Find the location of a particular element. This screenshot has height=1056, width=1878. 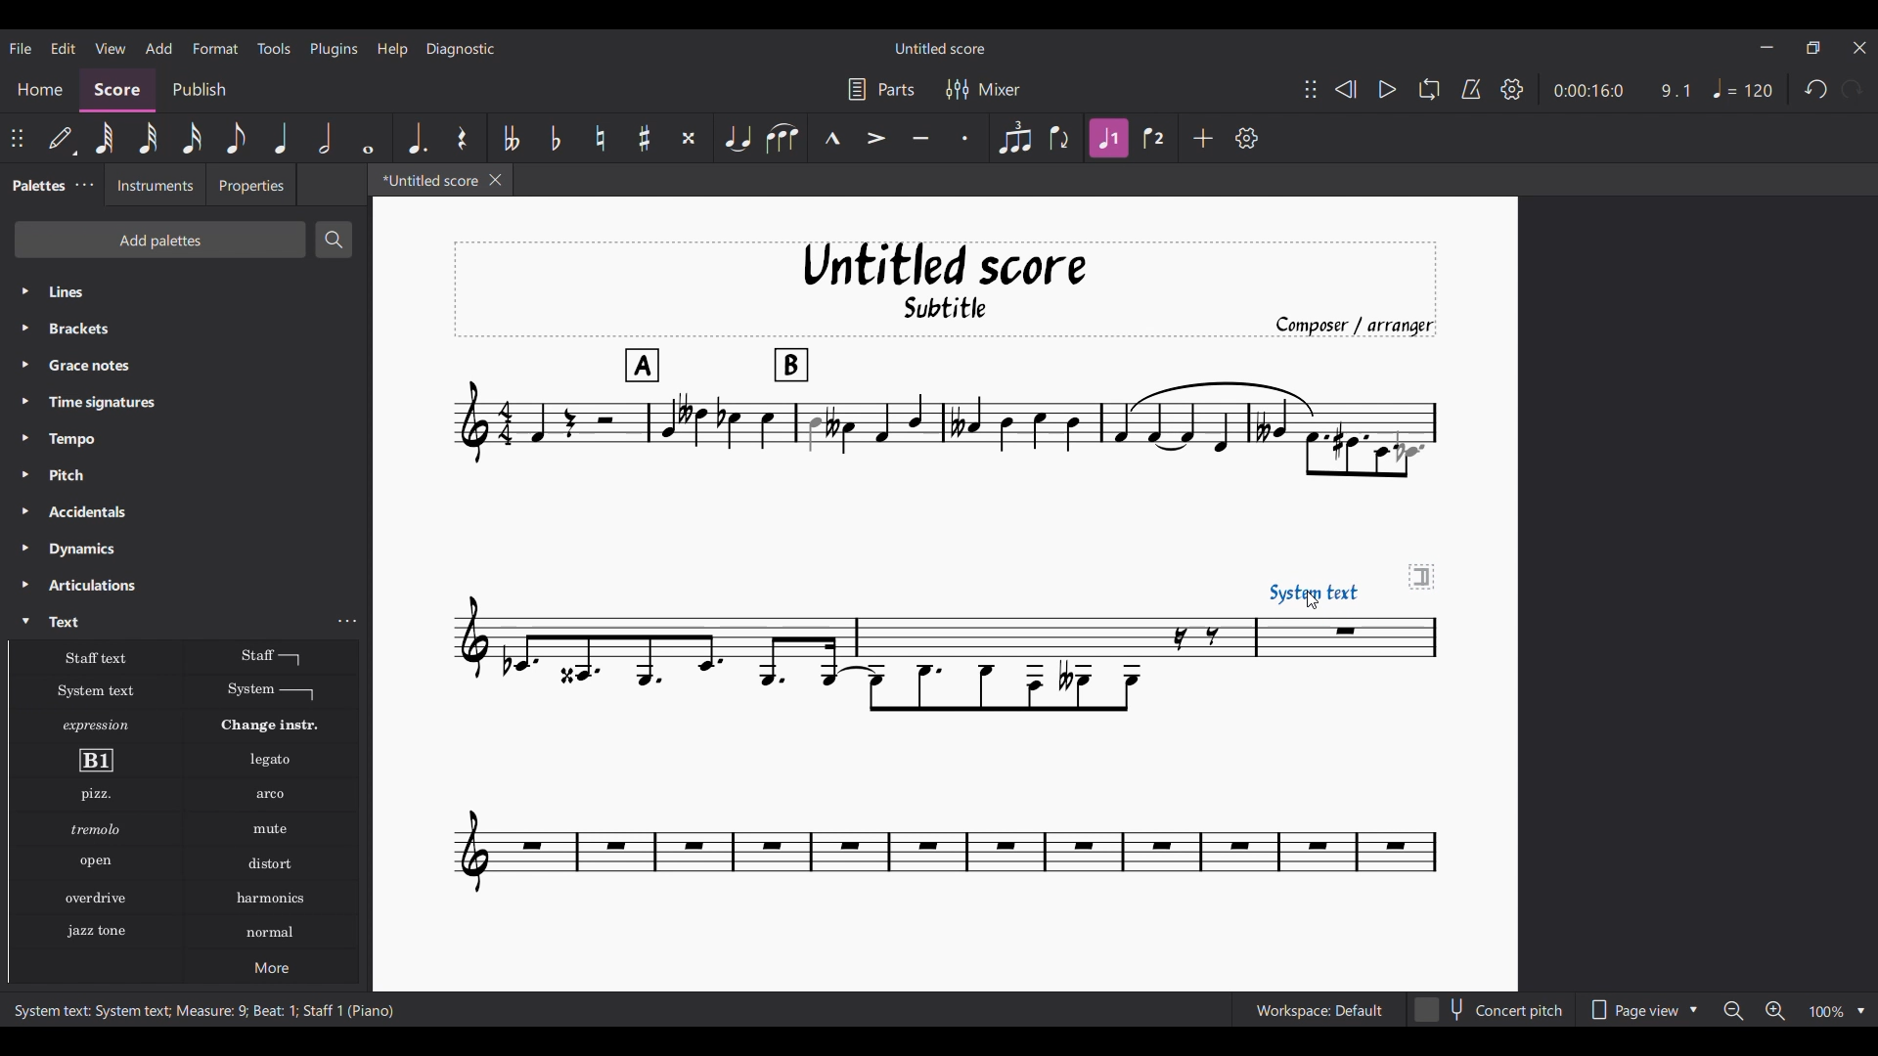

Toggle flat is located at coordinates (556, 138).